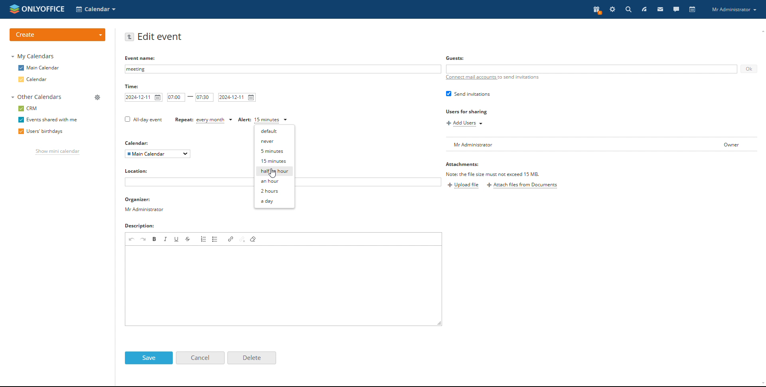  I want to click on add description, so click(284, 286).